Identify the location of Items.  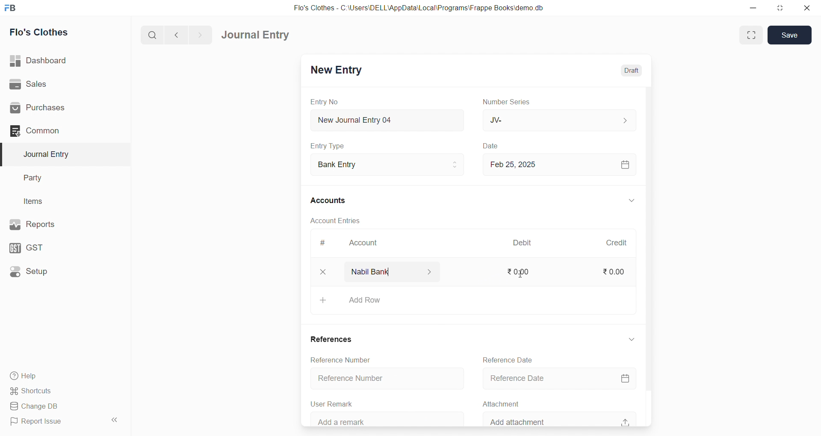
(59, 202).